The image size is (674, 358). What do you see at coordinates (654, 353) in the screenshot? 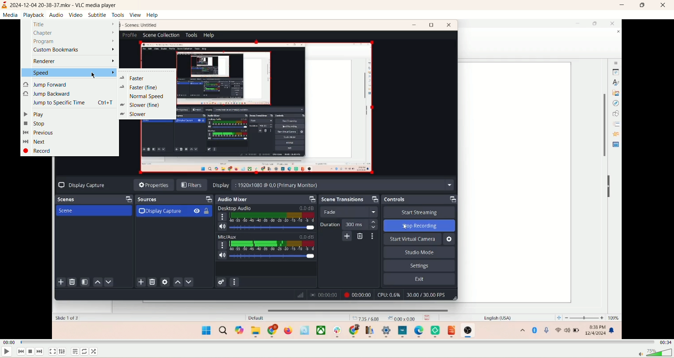
I see `volume bar` at bounding box center [654, 353].